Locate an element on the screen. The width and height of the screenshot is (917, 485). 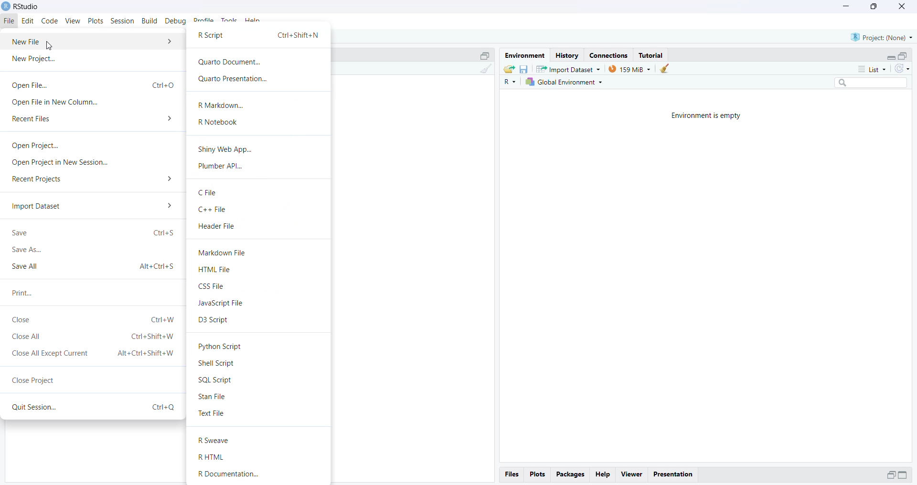
Quarto Document... is located at coordinates (231, 63).